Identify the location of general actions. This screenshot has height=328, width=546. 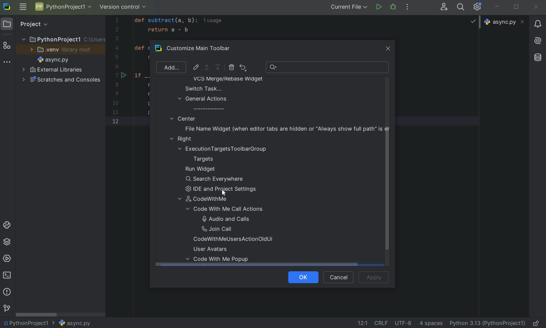
(203, 104).